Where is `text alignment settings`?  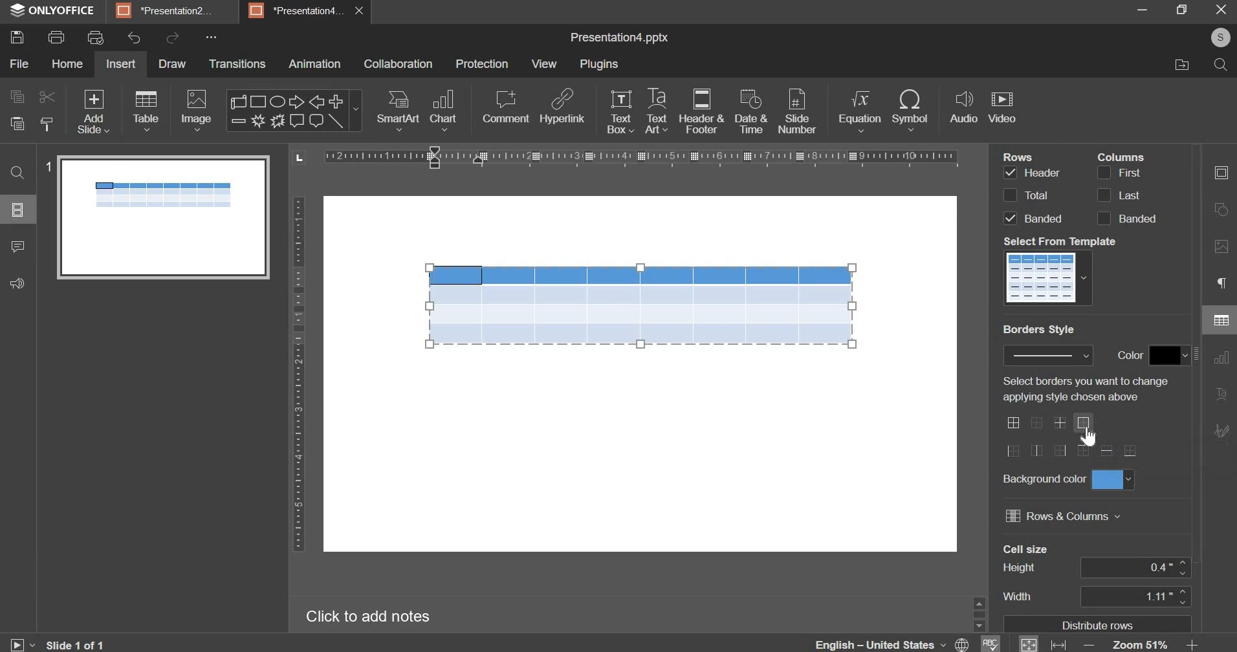
text alignment settings is located at coordinates (1222, 397).